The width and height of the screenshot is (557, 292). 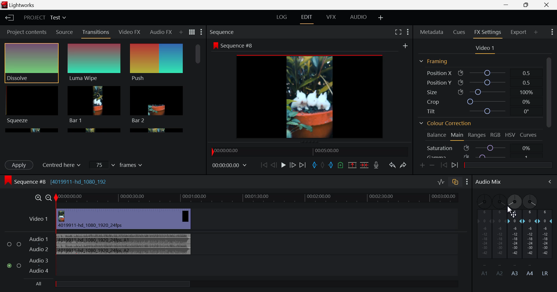 I want to click on Show Settings, so click(x=467, y=183).